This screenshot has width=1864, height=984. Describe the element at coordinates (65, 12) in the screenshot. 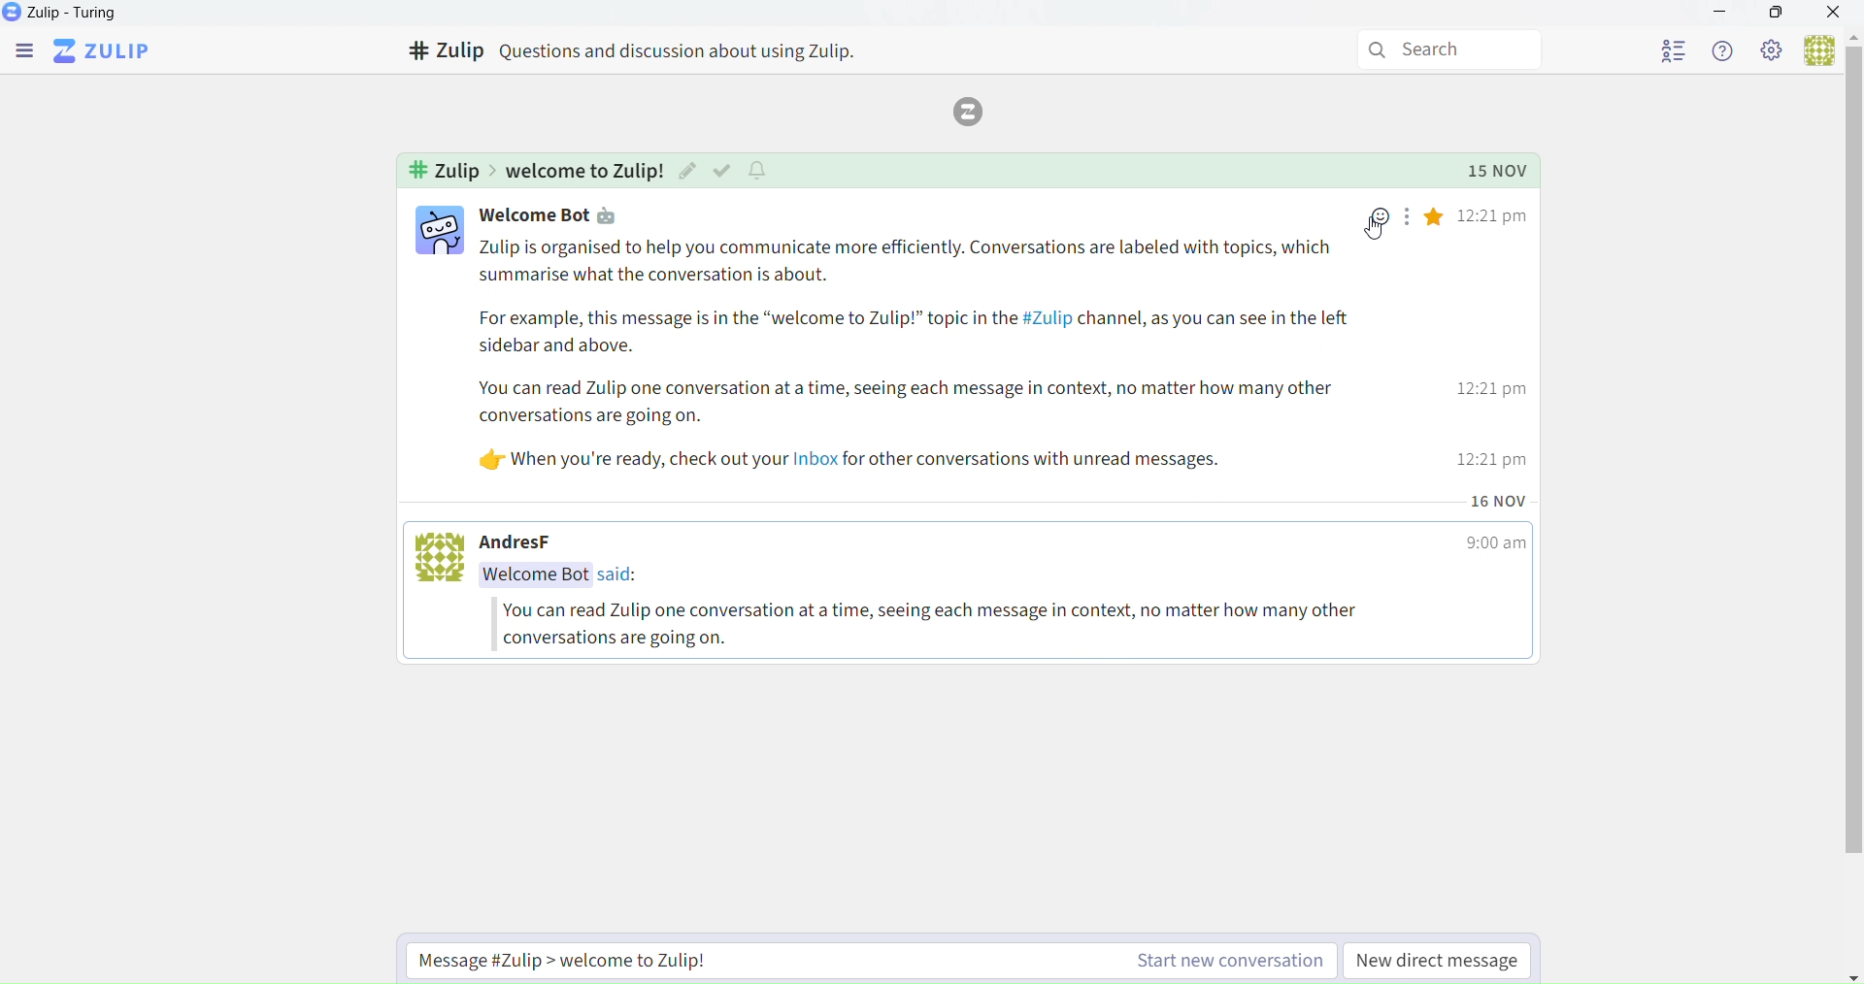

I see `Zulip` at that location.